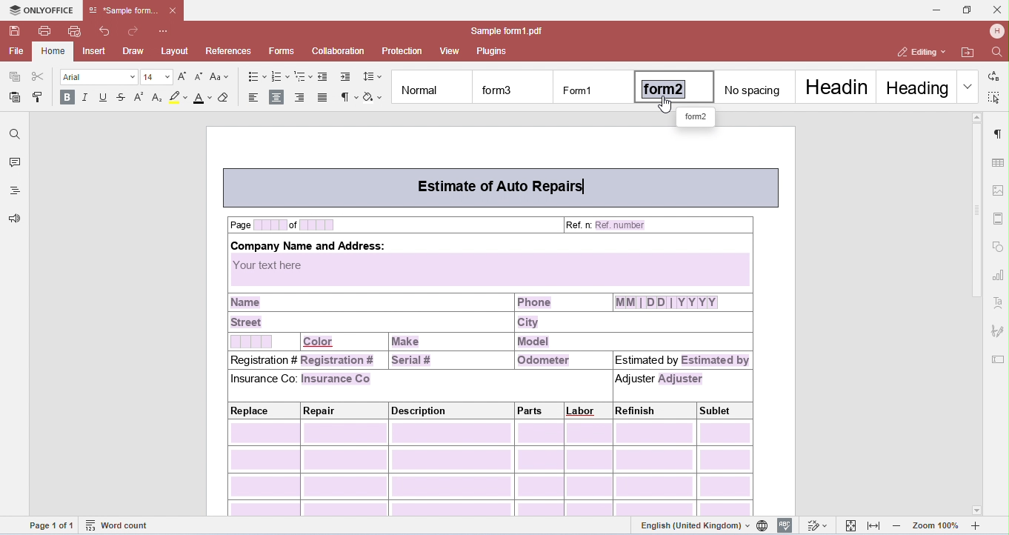 The height and width of the screenshot is (535, 1009). Describe the element at coordinates (15, 135) in the screenshot. I see `find` at that location.